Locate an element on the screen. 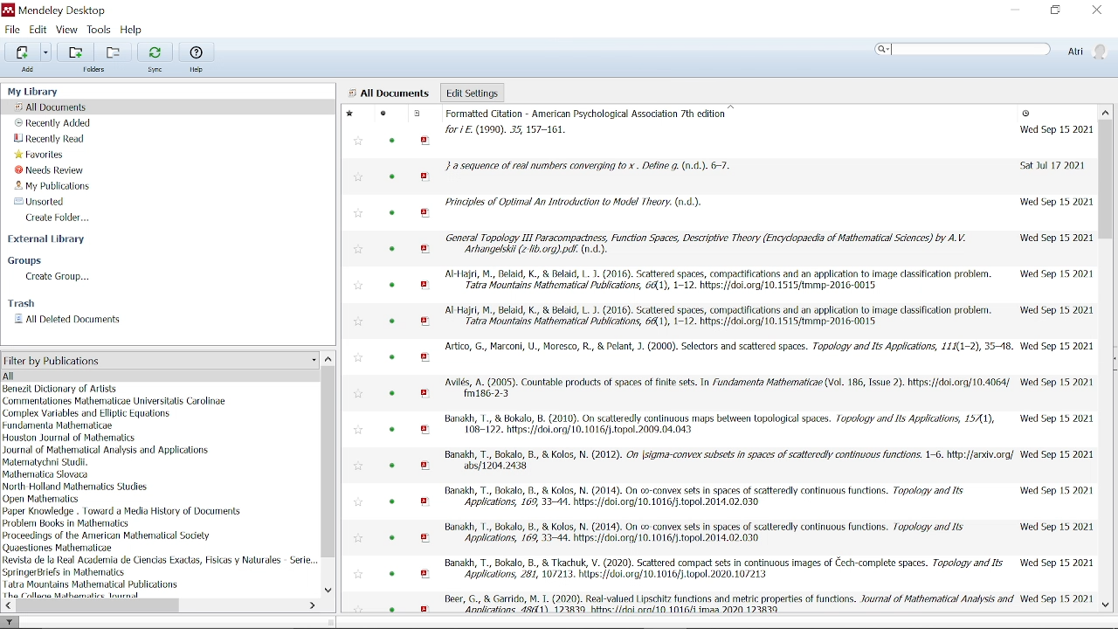 This screenshot has height=629, width=1118. date time is located at coordinates (1052, 165).